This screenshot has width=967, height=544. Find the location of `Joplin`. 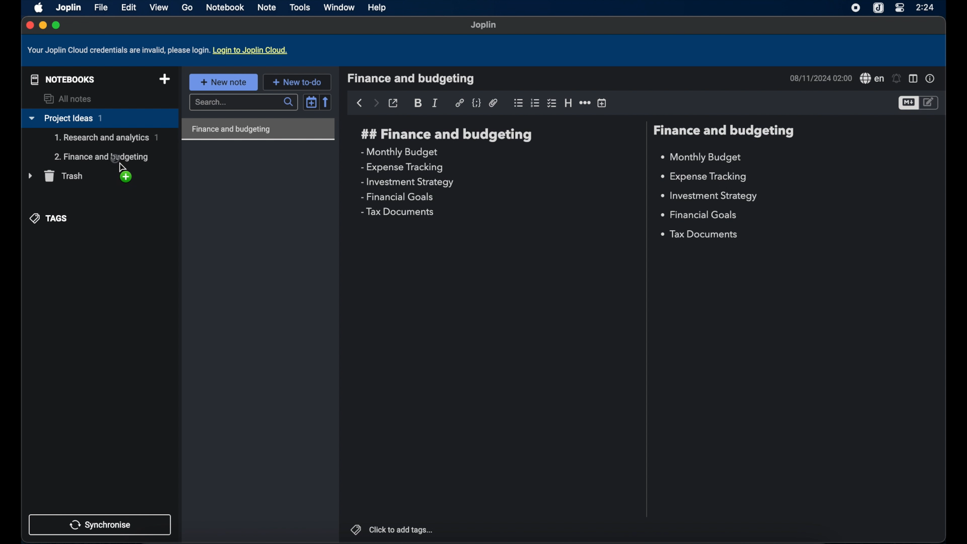

Joplin is located at coordinates (484, 26).